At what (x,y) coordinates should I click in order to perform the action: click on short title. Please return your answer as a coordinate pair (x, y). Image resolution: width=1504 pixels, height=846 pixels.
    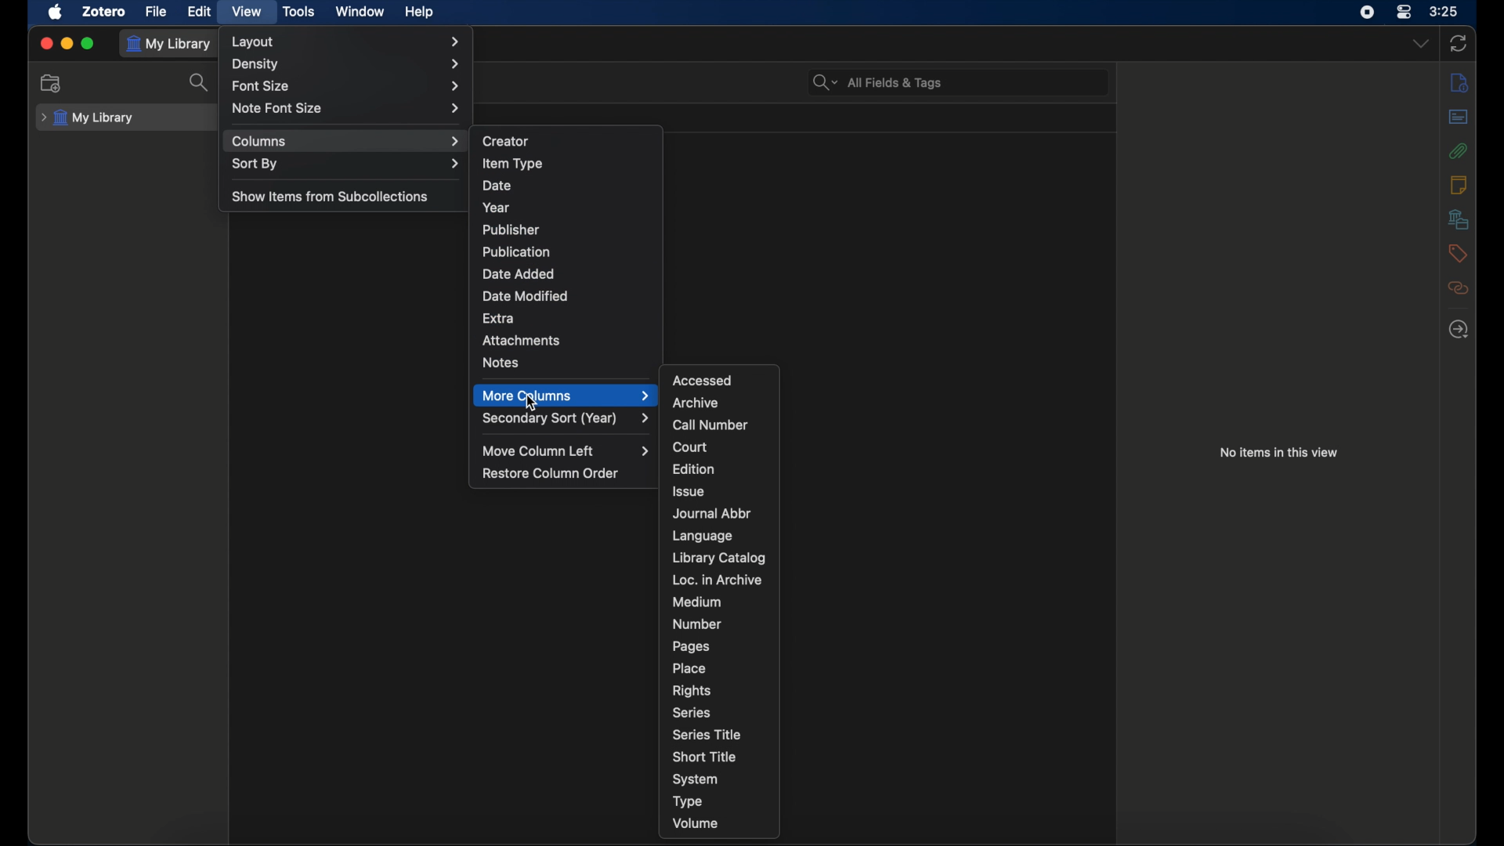
    Looking at the image, I should click on (705, 757).